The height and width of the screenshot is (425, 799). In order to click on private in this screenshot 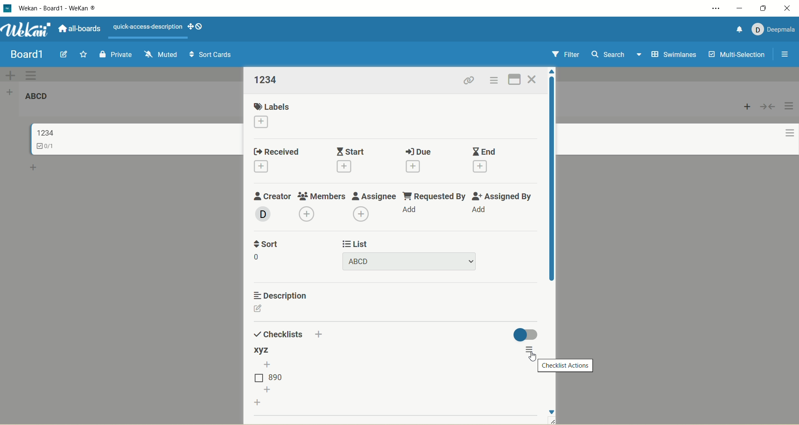, I will do `click(116, 54)`.